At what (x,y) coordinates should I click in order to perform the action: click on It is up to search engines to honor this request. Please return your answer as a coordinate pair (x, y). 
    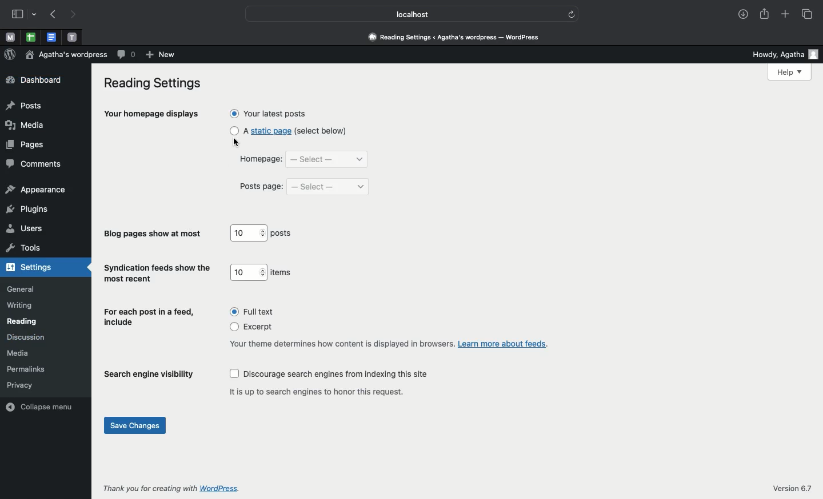
    Looking at the image, I should click on (321, 391).